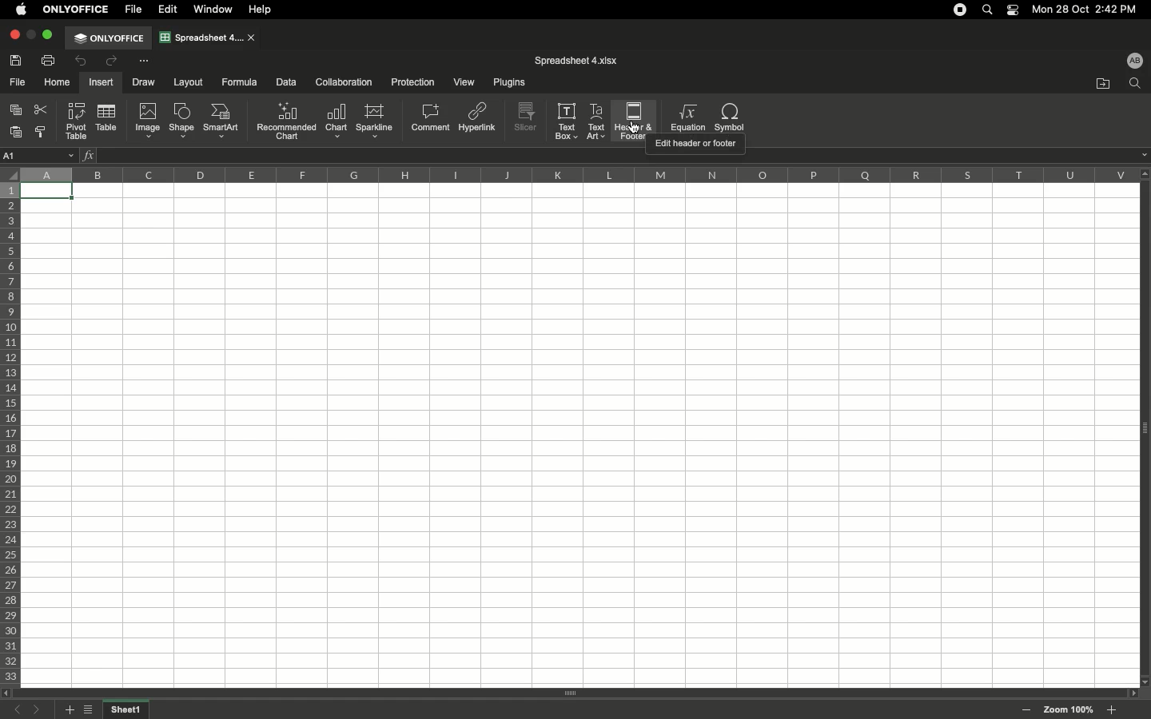 Image resolution: width=1151 pixels, height=719 pixels. Describe the element at coordinates (702, 143) in the screenshot. I see `Guide text` at that location.